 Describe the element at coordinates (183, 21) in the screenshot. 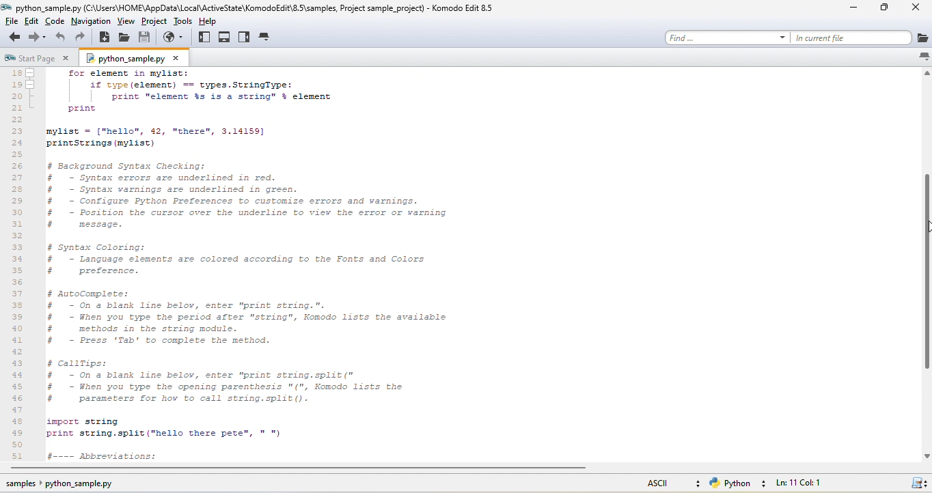

I see `tools` at that location.